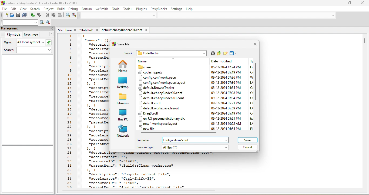 The image size is (369, 195). I want to click on default workspace layout, so click(159, 108).